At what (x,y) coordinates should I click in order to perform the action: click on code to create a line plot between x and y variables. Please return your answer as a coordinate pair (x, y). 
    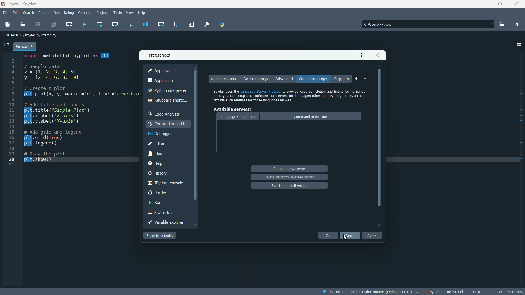
    Looking at the image, I should click on (80, 107).